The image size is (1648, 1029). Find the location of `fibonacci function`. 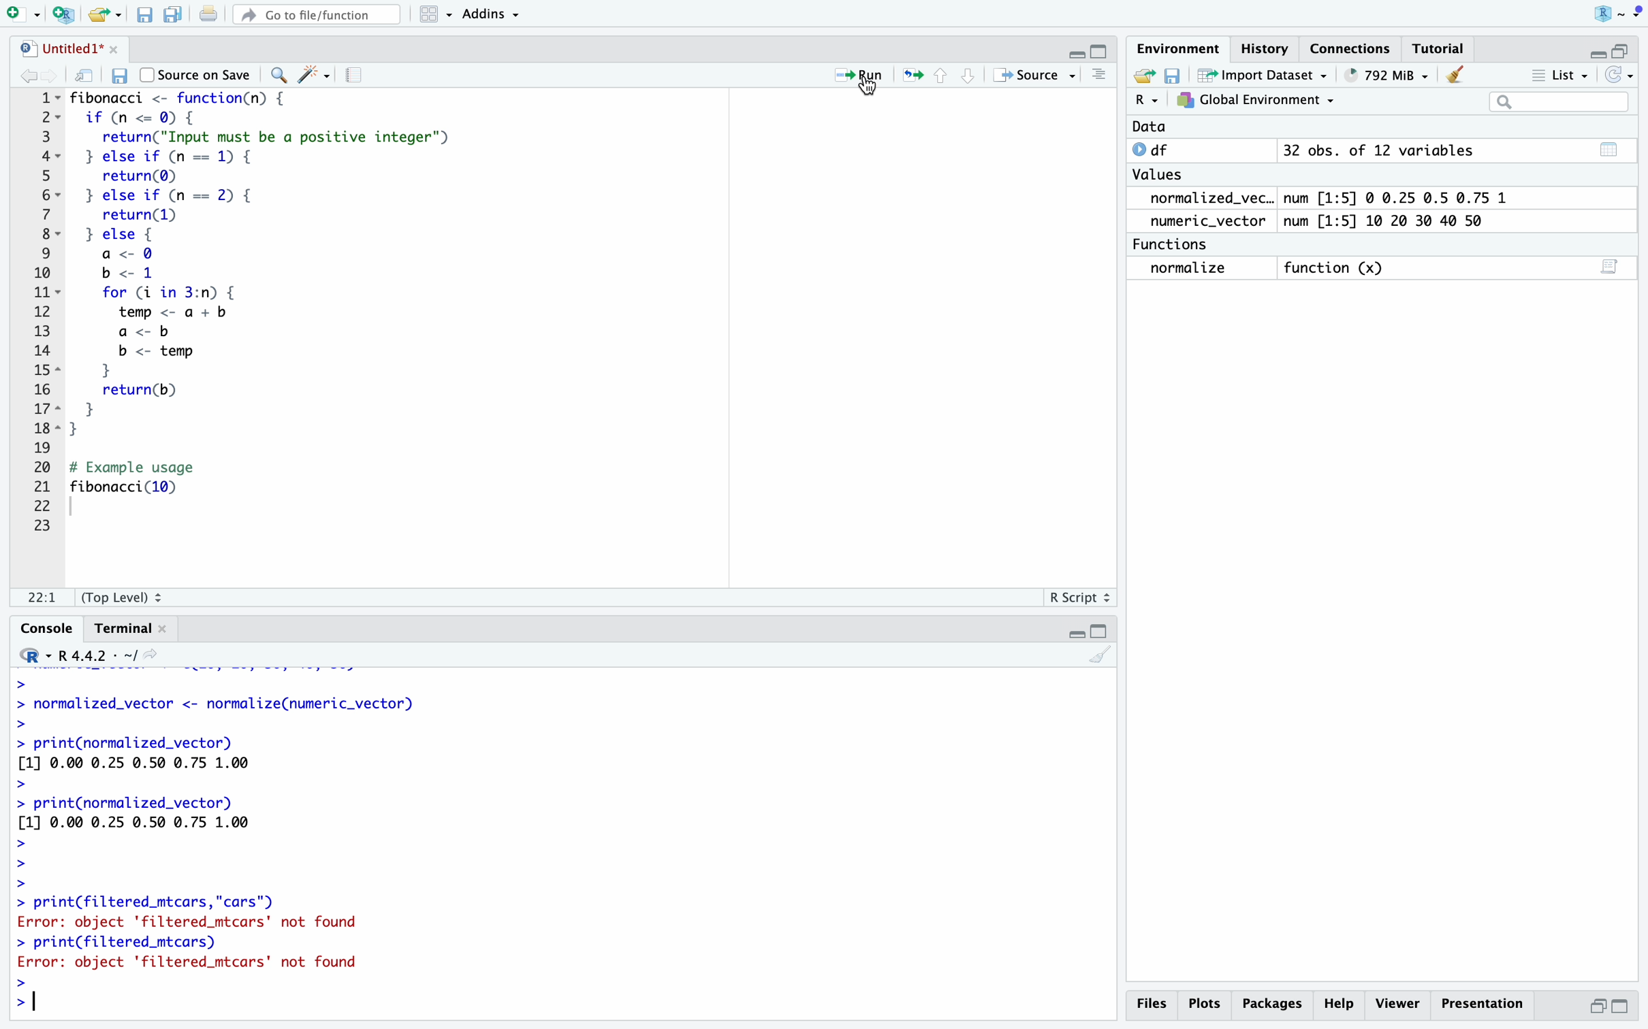

fibonacci function is located at coordinates (187, 99).